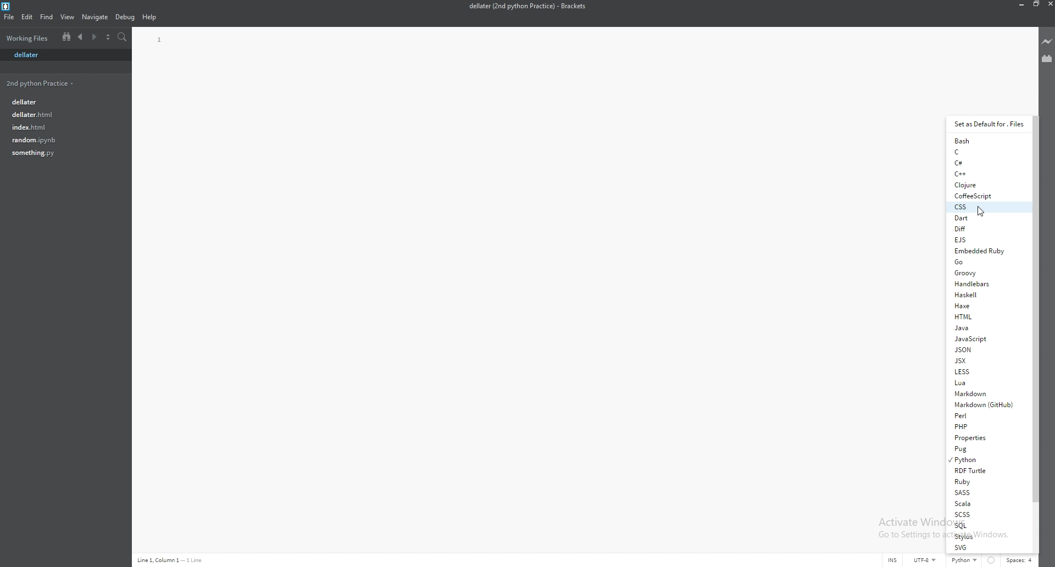 The height and width of the screenshot is (567, 1055). Describe the element at coordinates (123, 37) in the screenshot. I see `search` at that location.